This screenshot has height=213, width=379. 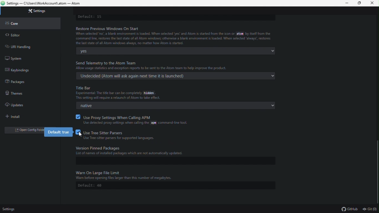 What do you see at coordinates (13, 58) in the screenshot?
I see `system` at bounding box center [13, 58].